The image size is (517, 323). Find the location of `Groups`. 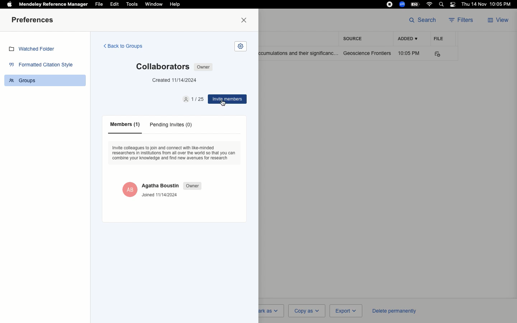

Groups is located at coordinates (26, 81).